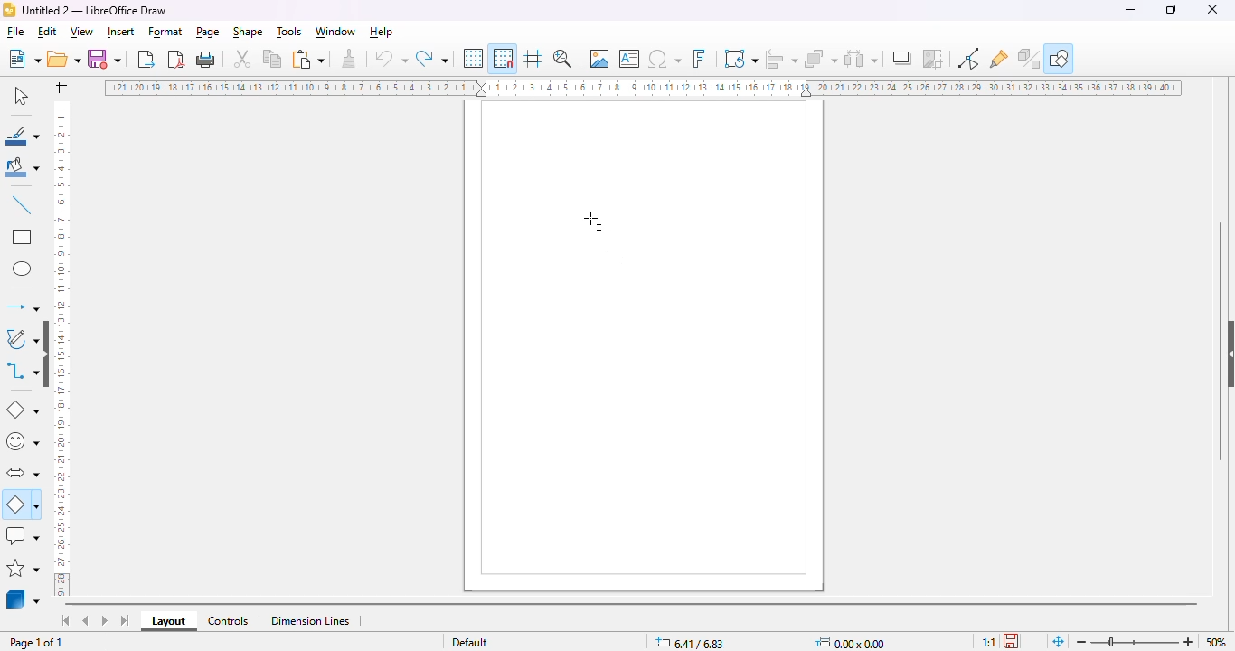 The width and height of the screenshot is (1235, 651). I want to click on align objects, so click(782, 58).